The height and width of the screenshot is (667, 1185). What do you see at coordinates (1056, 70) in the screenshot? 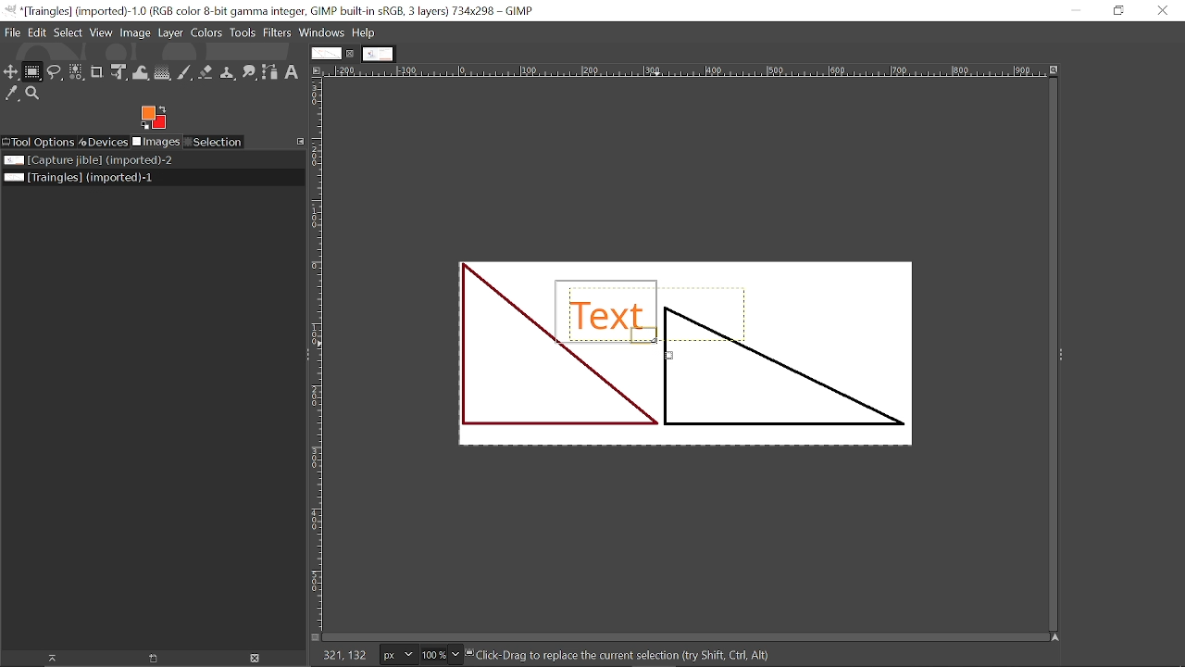
I see `Zoom when window size changes` at bounding box center [1056, 70].